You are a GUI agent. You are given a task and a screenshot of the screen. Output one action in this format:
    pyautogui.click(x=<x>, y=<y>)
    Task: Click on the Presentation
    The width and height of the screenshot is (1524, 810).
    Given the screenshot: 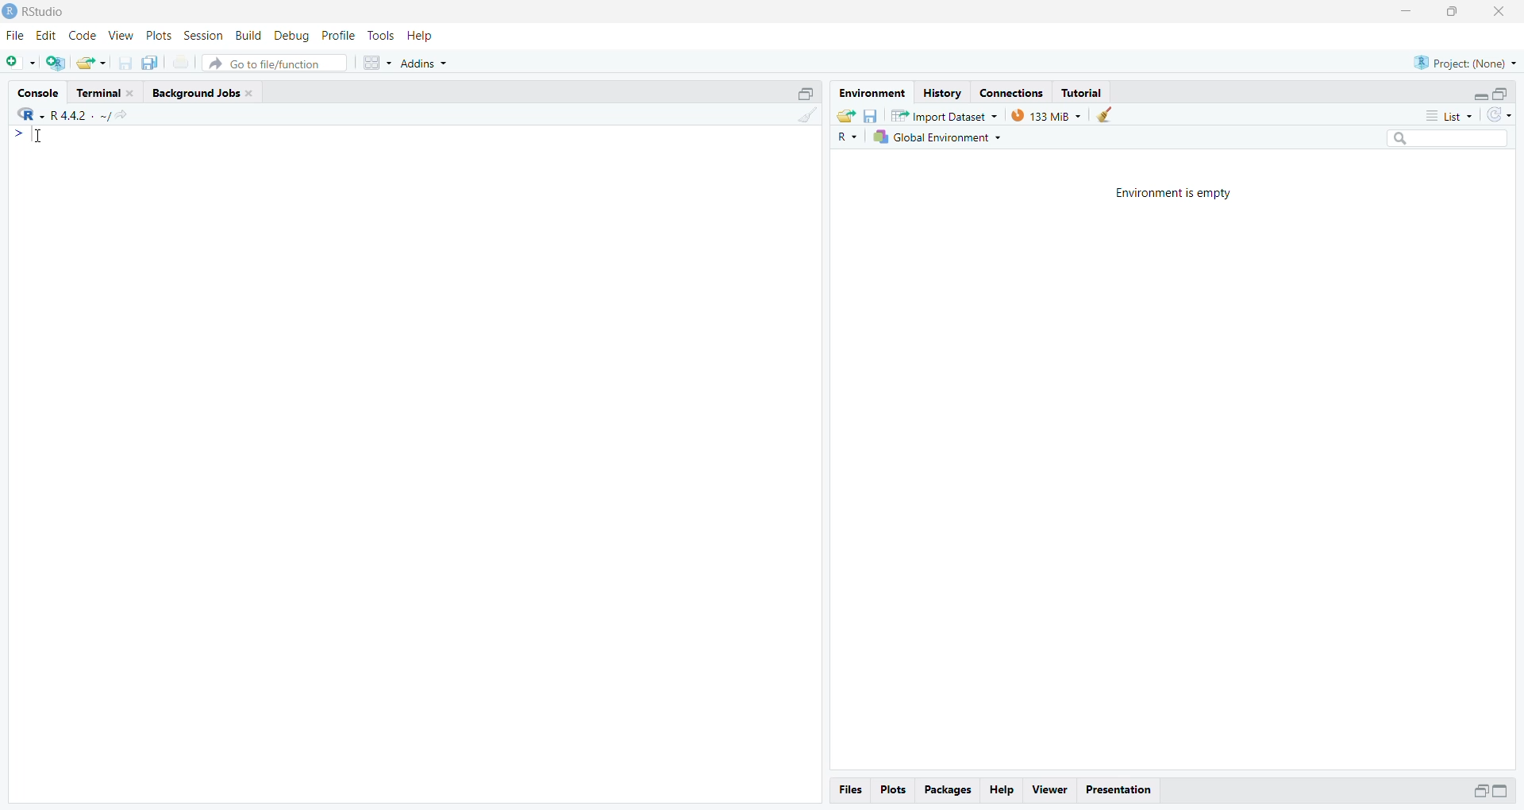 What is the action you would take?
    pyautogui.click(x=1121, y=790)
    